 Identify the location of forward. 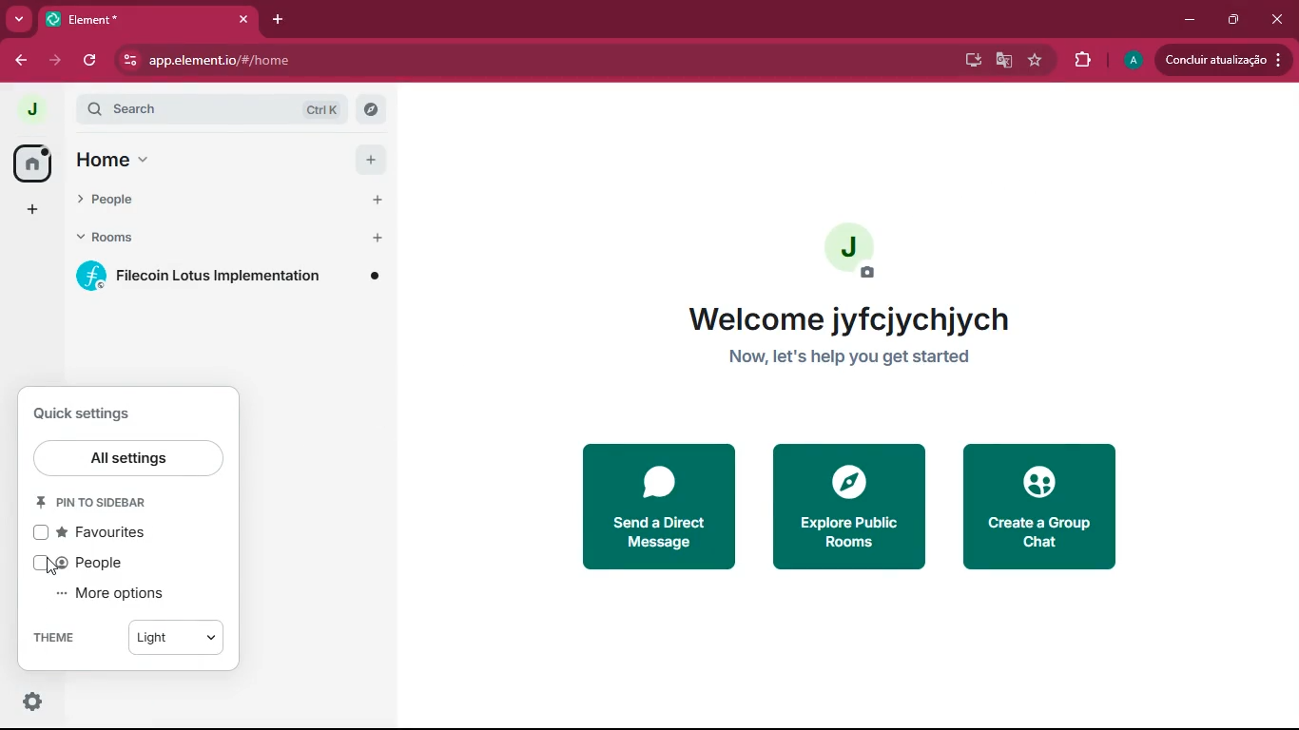
(52, 62).